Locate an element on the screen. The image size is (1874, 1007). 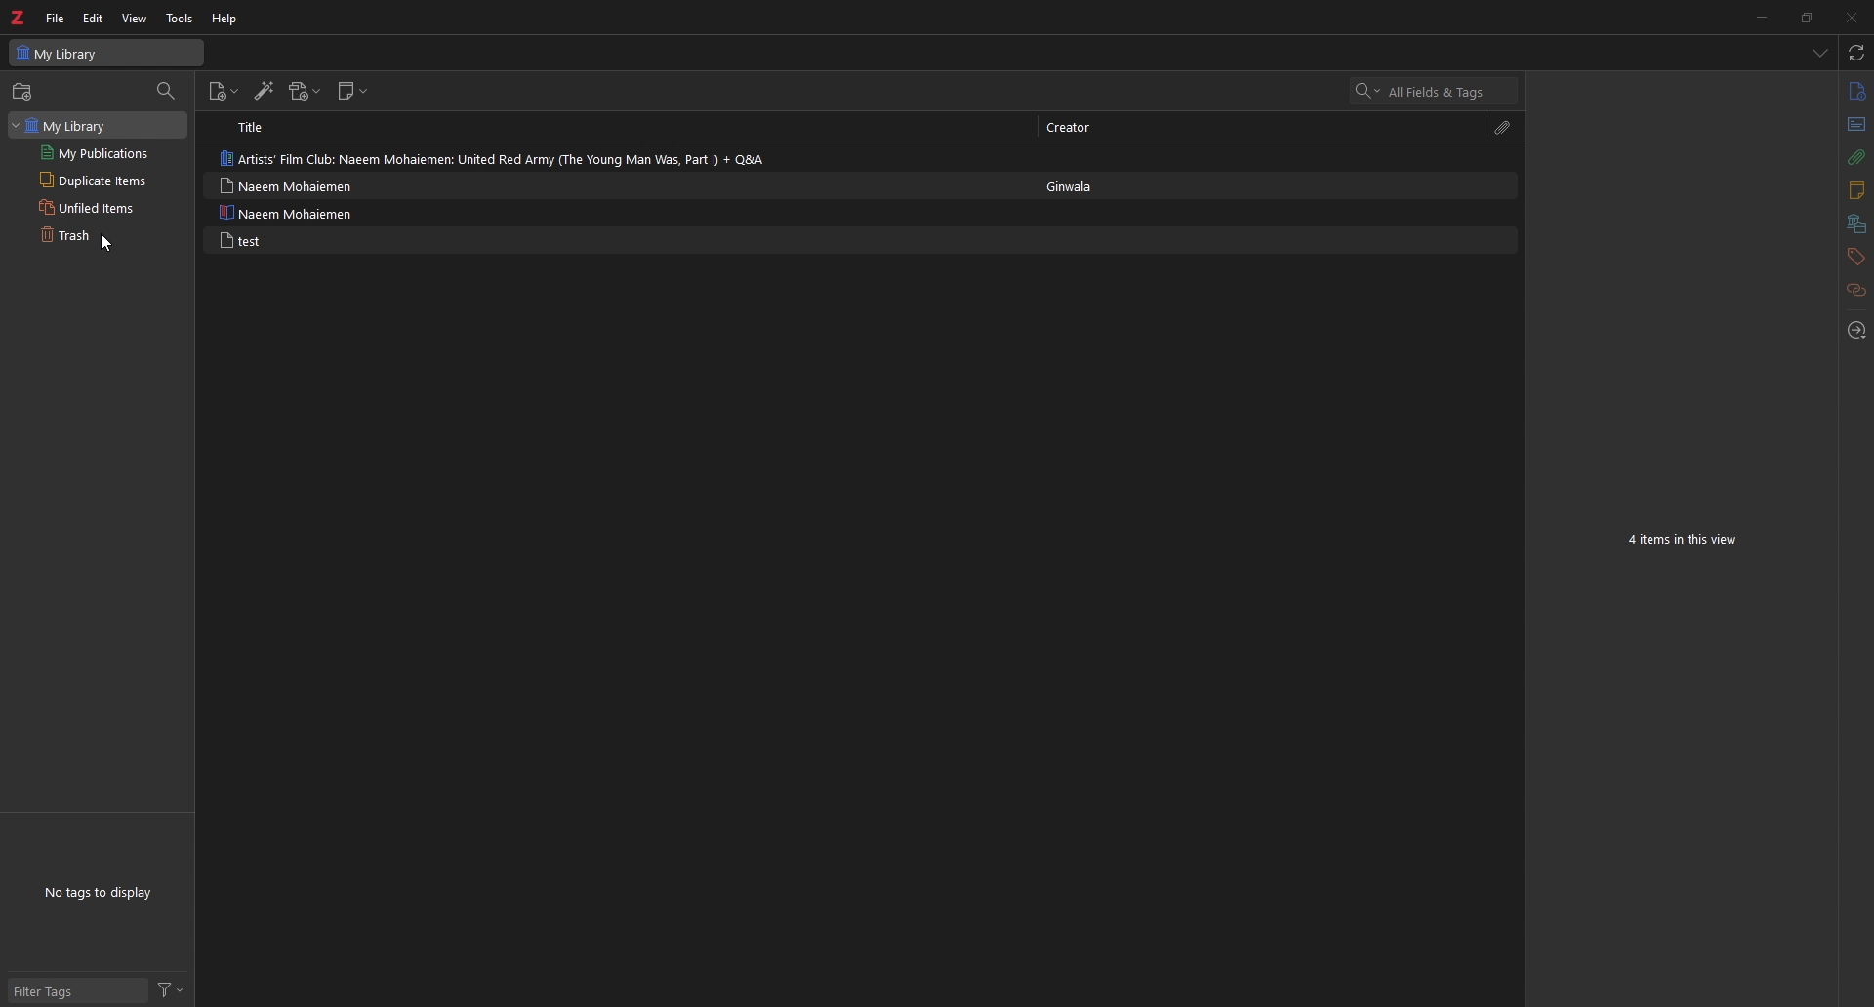
creator is located at coordinates (1073, 185).